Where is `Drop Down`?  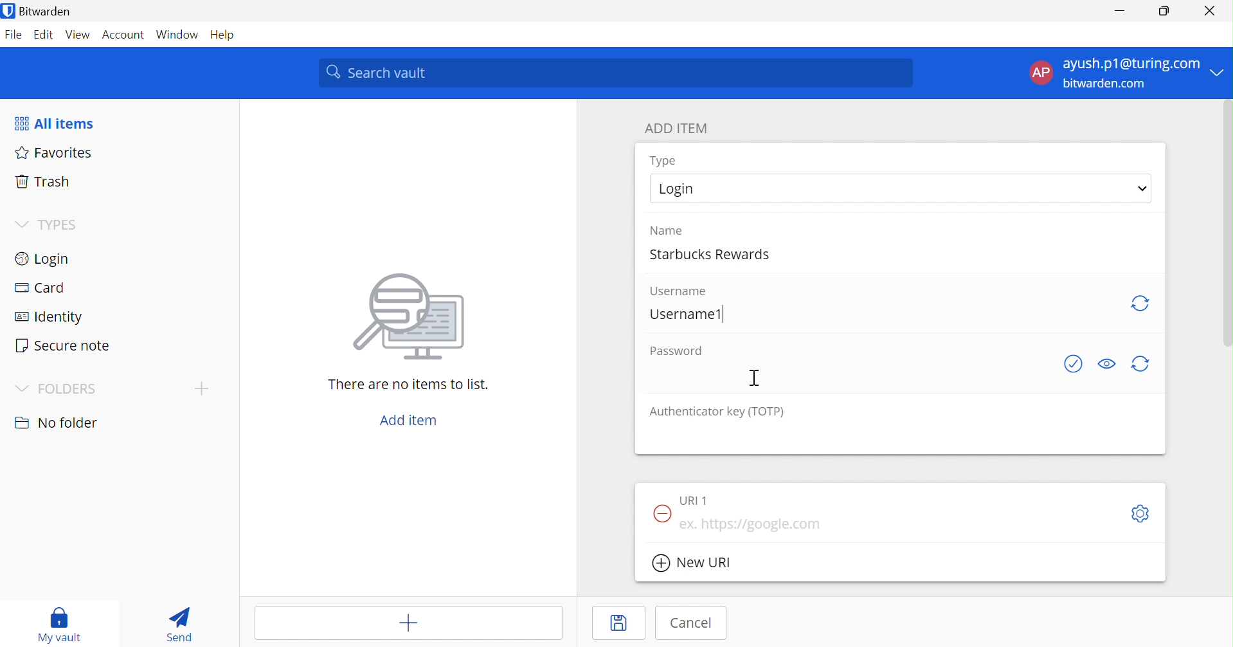
Drop Down is located at coordinates (1220, 71).